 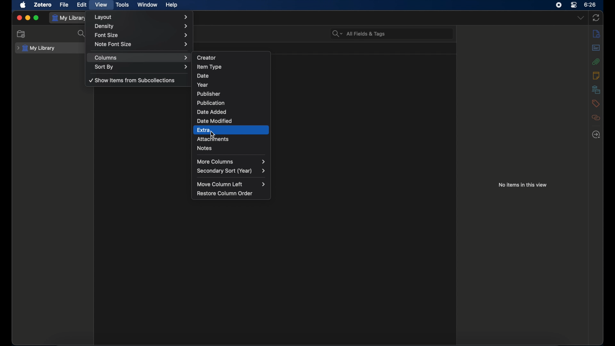 I want to click on notes, so click(x=596, y=76).